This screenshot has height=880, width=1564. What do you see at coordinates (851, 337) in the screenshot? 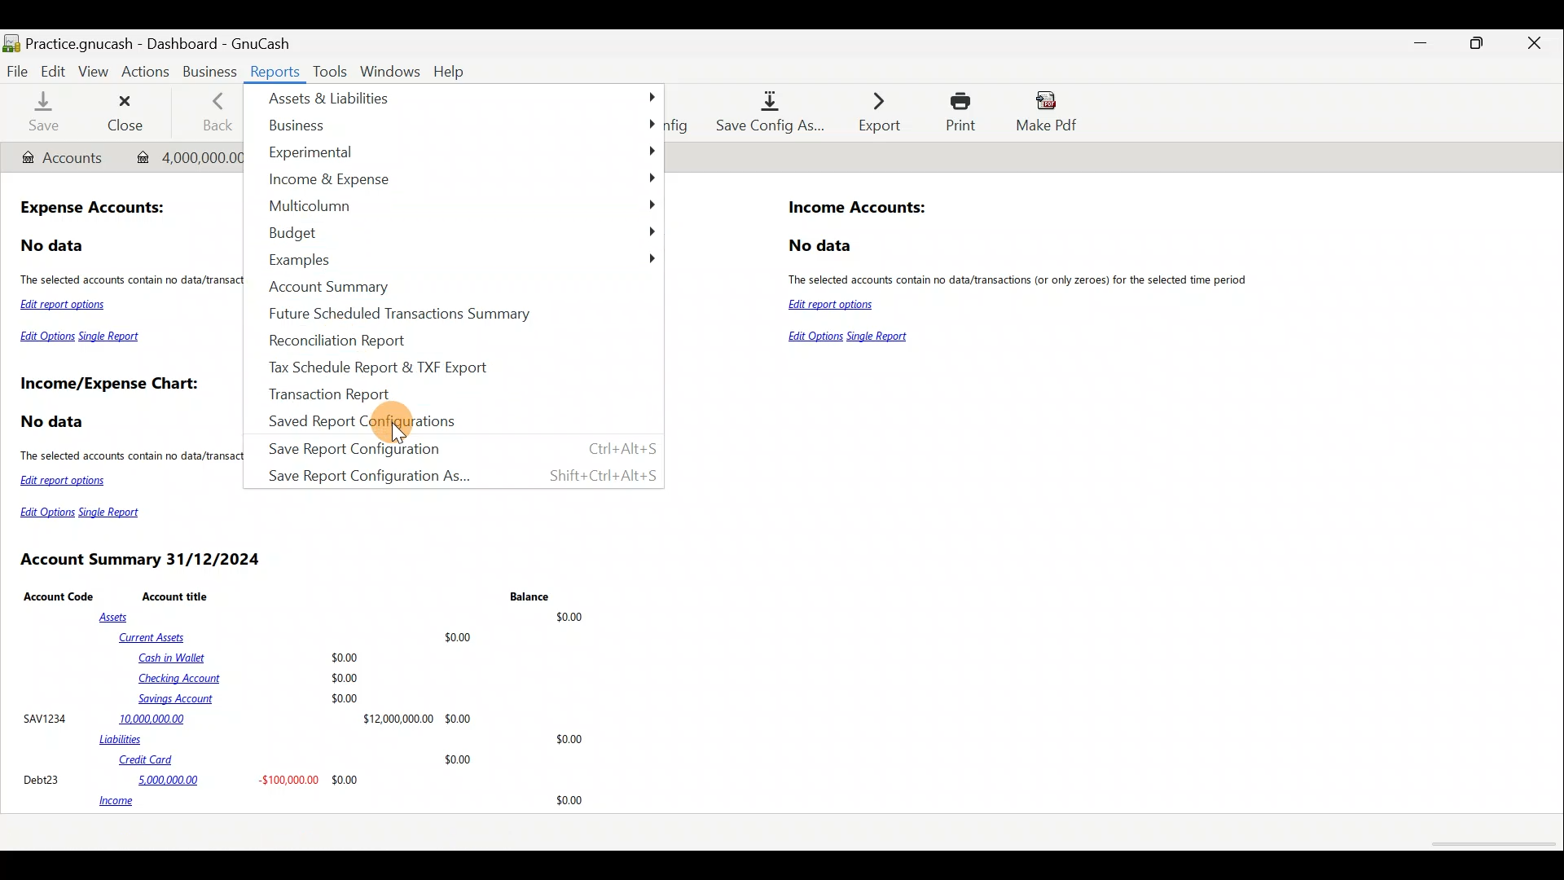
I see `Edit Options Single Report` at bounding box center [851, 337].